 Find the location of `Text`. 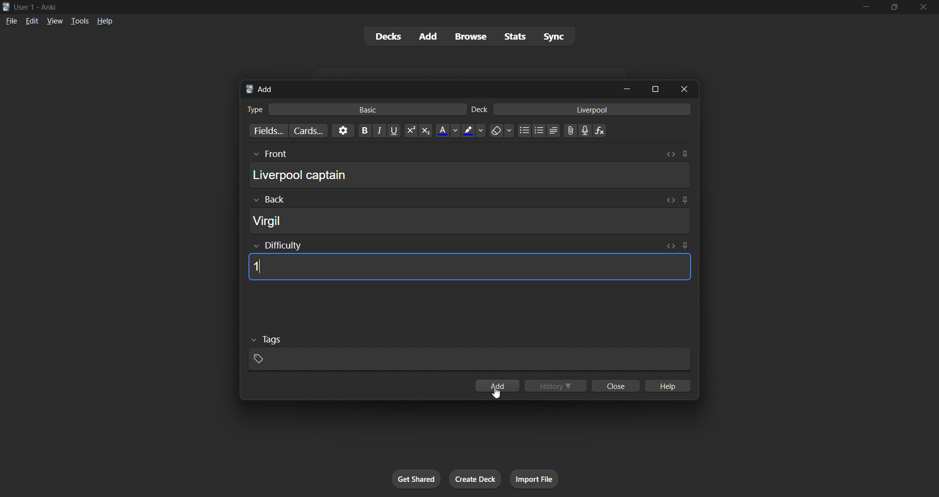

Text is located at coordinates (37, 8).